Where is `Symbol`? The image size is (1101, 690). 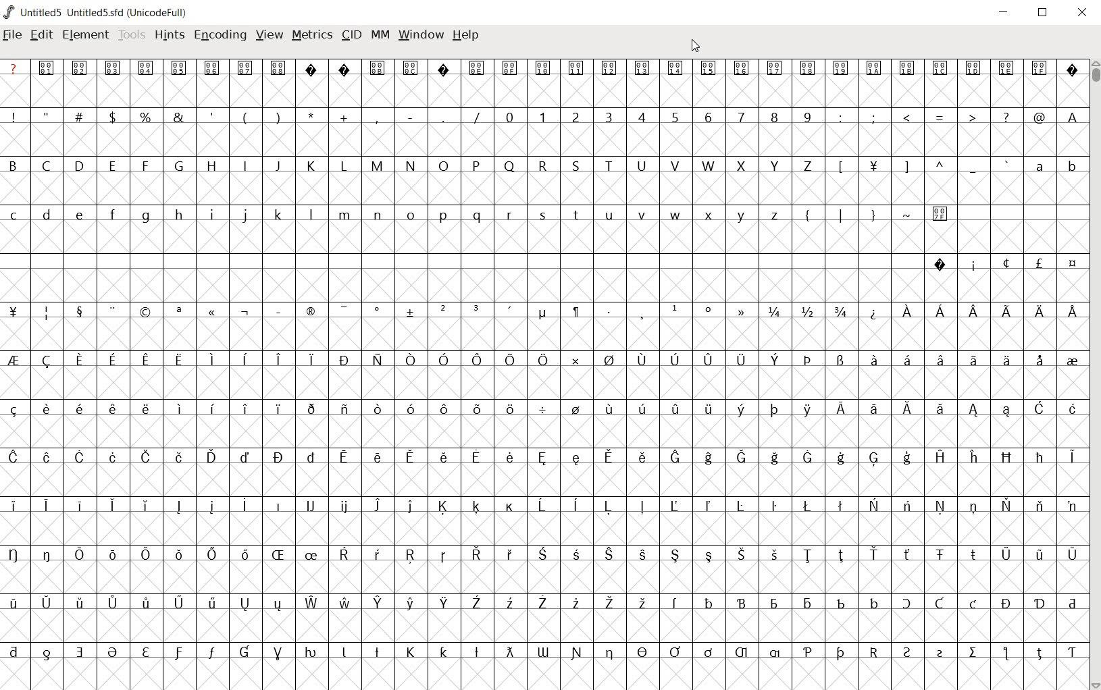 Symbol is located at coordinates (575, 409).